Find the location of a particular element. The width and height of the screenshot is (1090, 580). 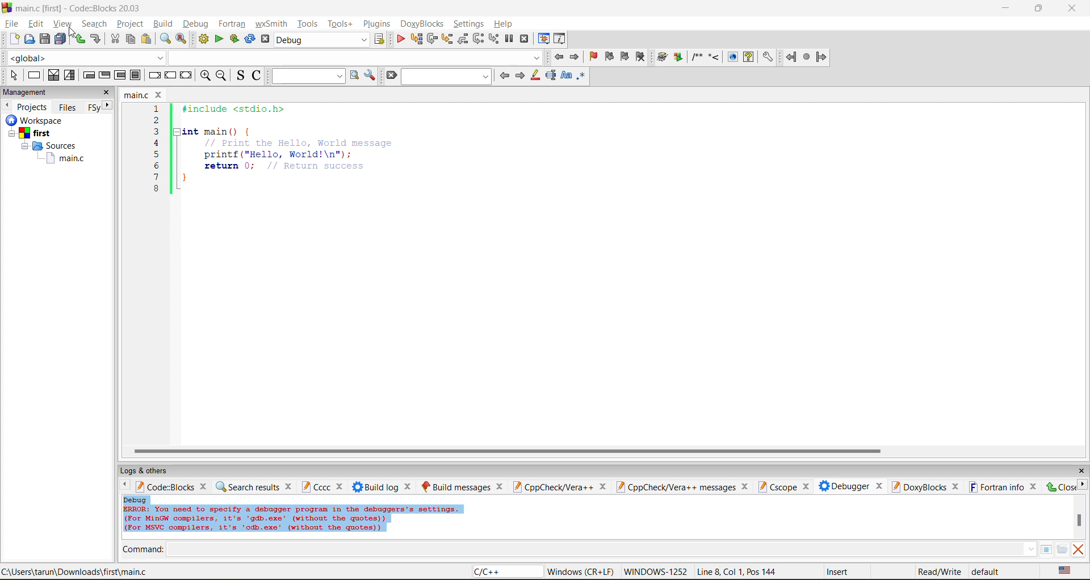

view is located at coordinates (61, 23).